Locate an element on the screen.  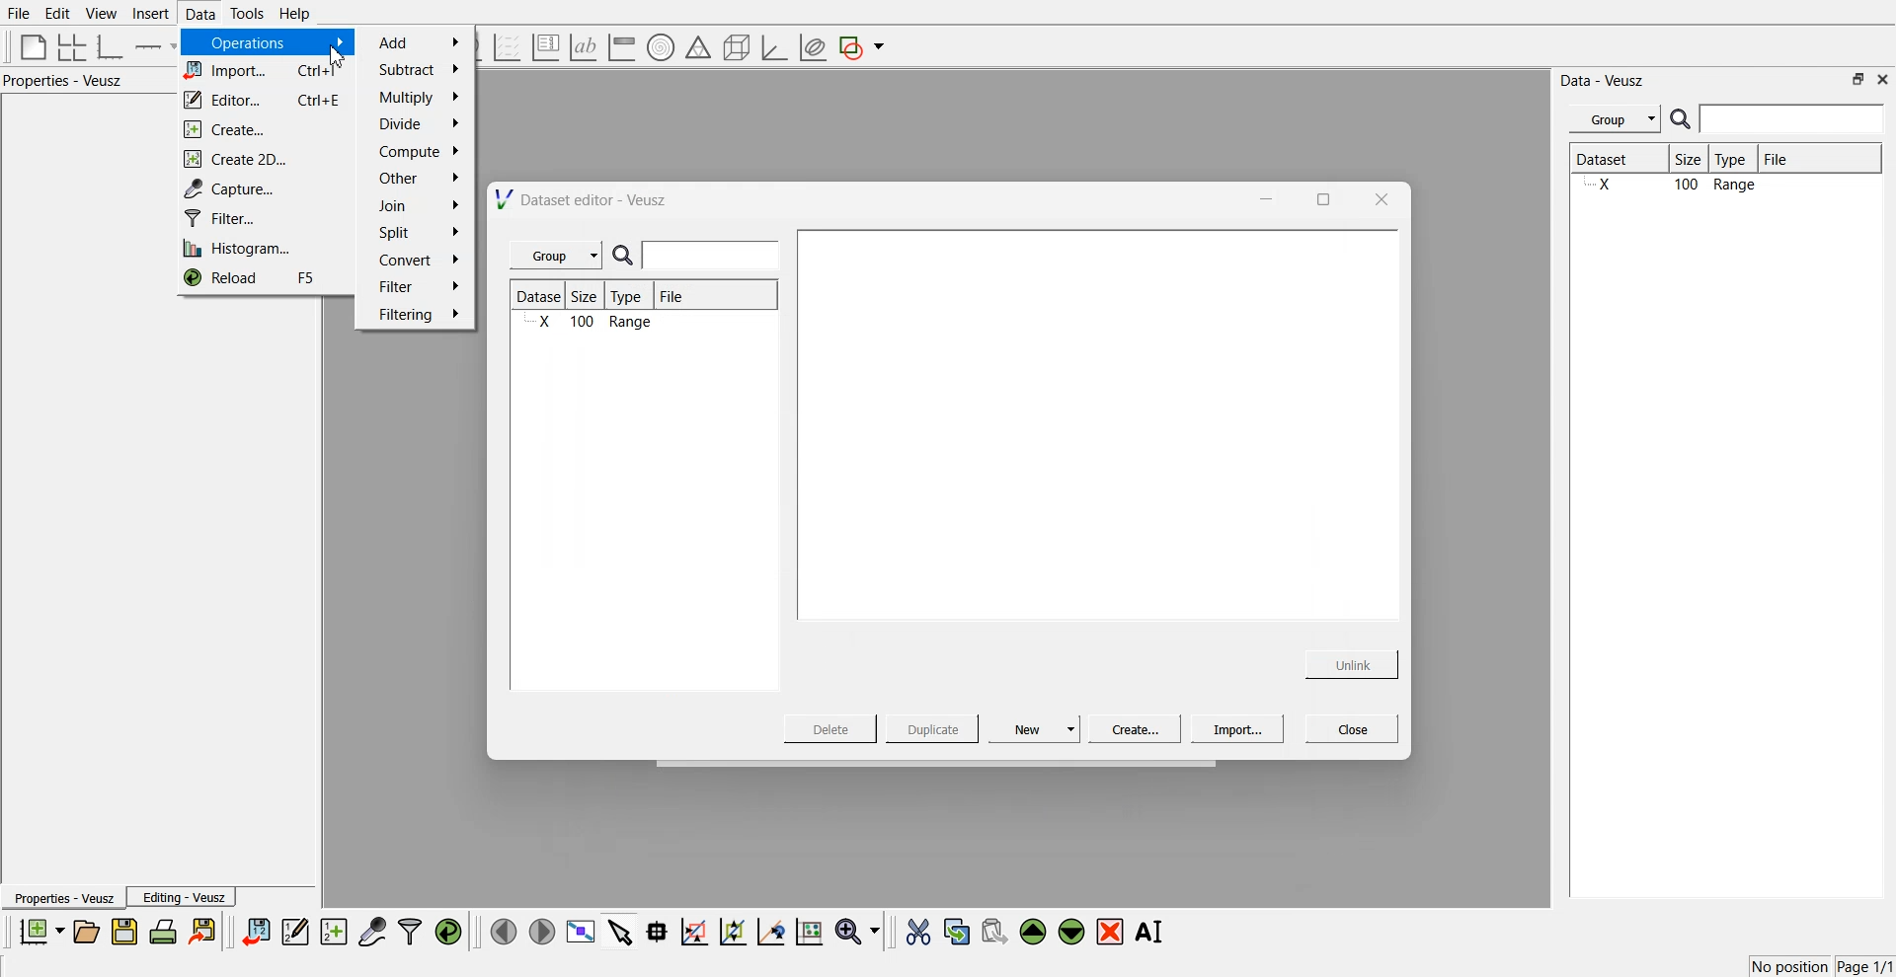
New is located at coordinates (1037, 728).